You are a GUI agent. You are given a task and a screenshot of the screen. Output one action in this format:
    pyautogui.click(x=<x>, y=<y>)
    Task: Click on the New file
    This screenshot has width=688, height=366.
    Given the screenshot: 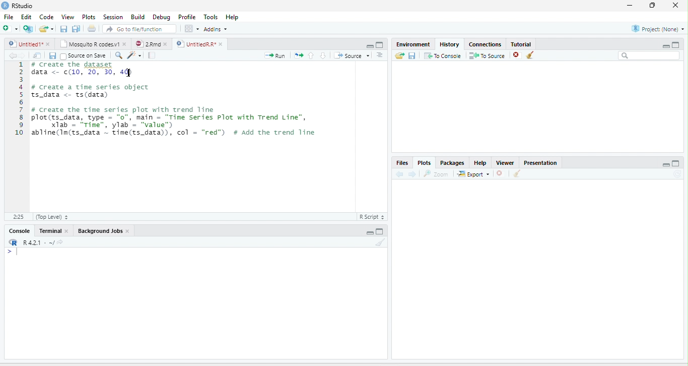 What is the action you would take?
    pyautogui.click(x=10, y=28)
    